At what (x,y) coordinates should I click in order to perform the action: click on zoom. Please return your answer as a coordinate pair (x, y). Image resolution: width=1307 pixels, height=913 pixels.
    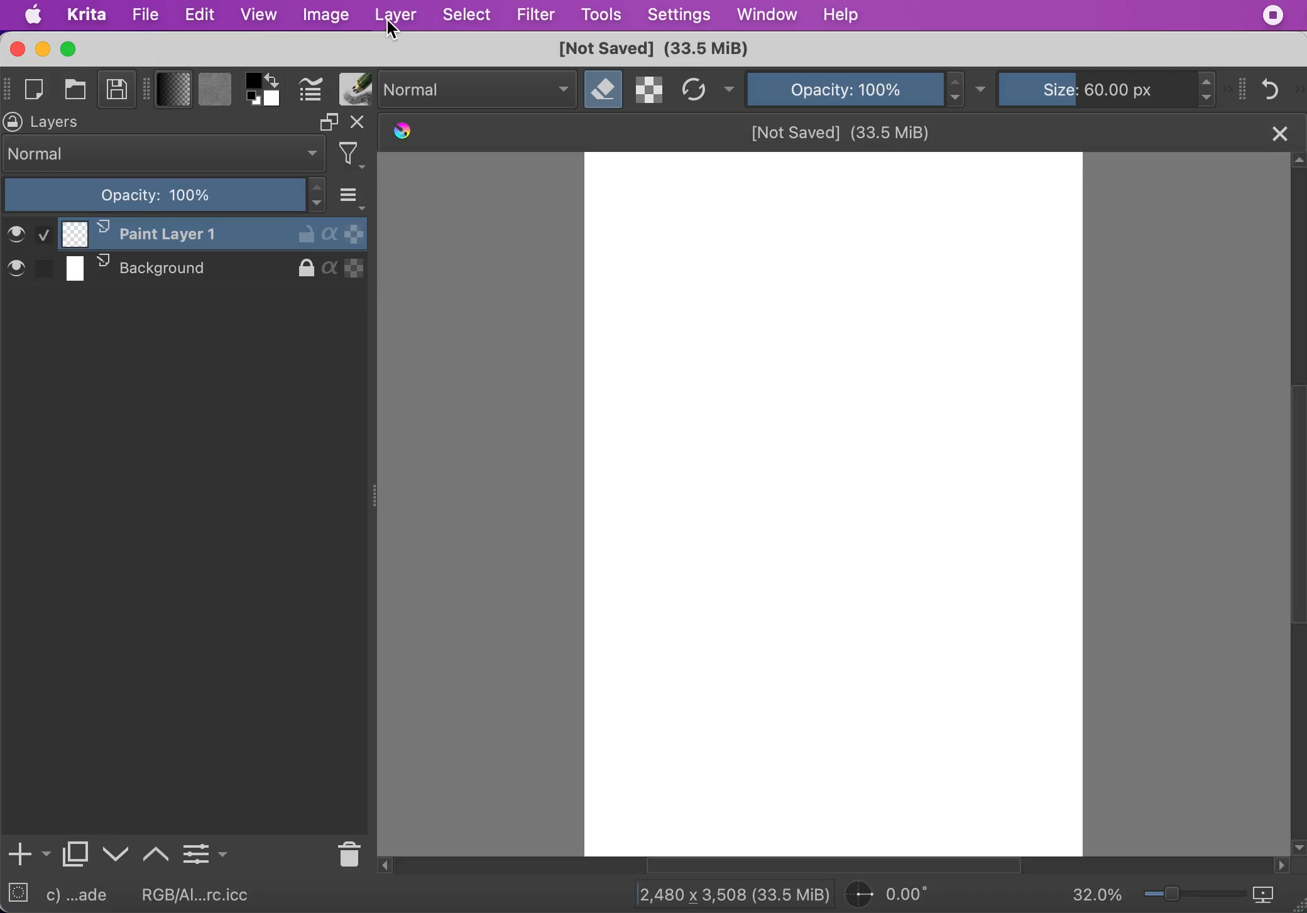
    Looking at the image, I should click on (1195, 897).